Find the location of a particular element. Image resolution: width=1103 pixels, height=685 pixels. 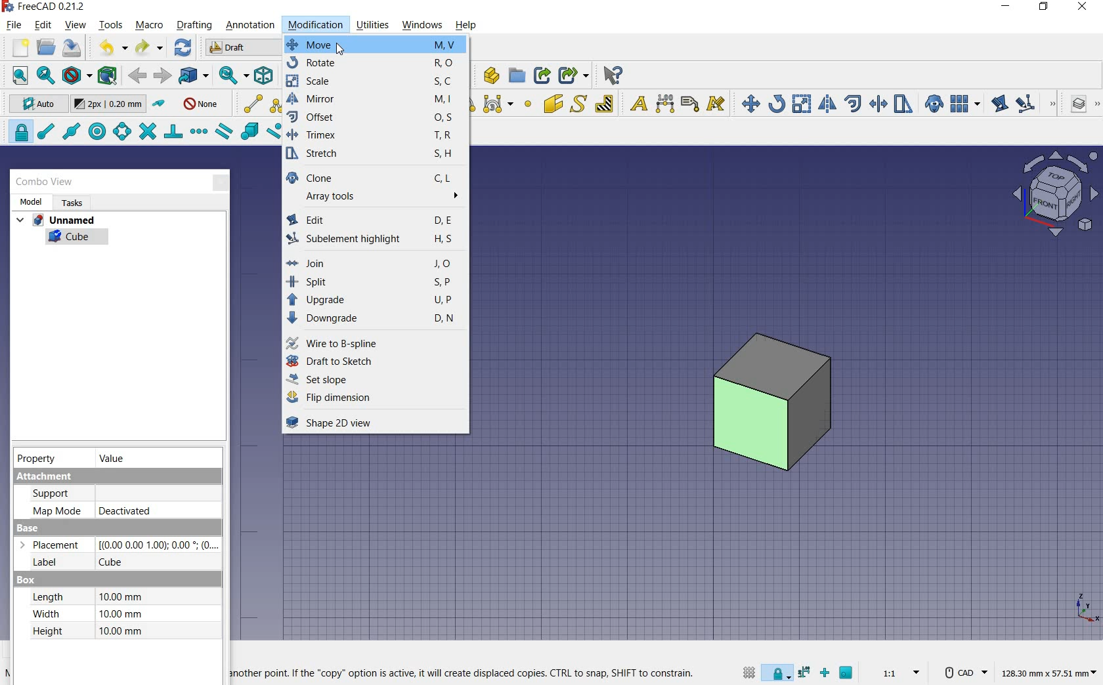

array tools is located at coordinates (964, 103).